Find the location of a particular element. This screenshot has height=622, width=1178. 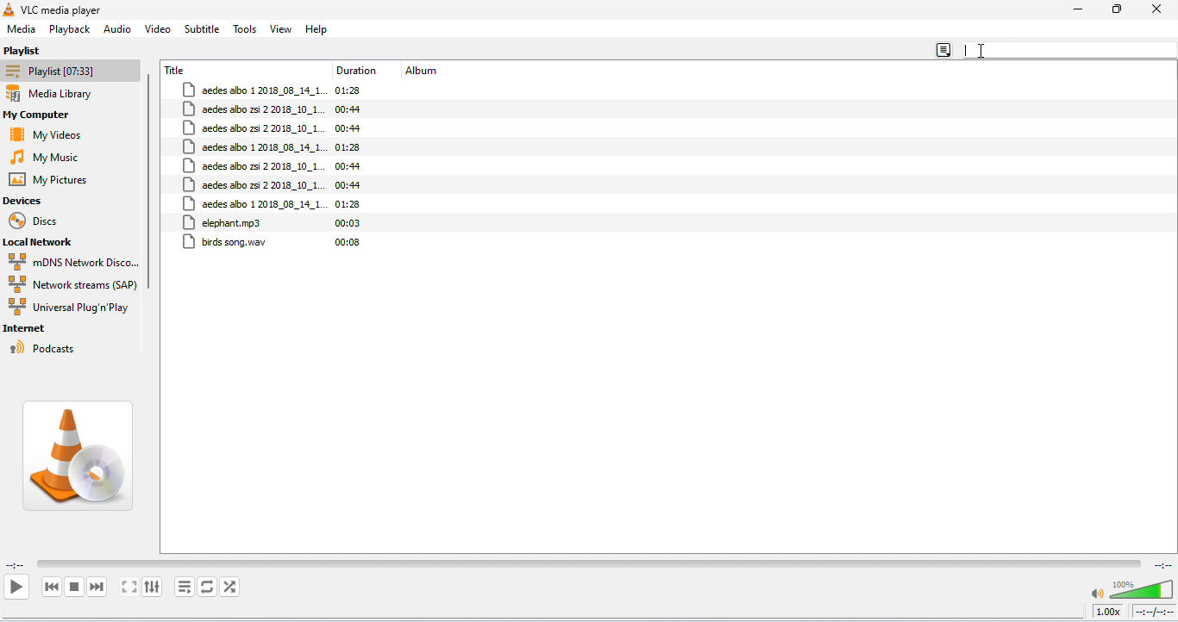

Search is located at coordinates (1070, 50).